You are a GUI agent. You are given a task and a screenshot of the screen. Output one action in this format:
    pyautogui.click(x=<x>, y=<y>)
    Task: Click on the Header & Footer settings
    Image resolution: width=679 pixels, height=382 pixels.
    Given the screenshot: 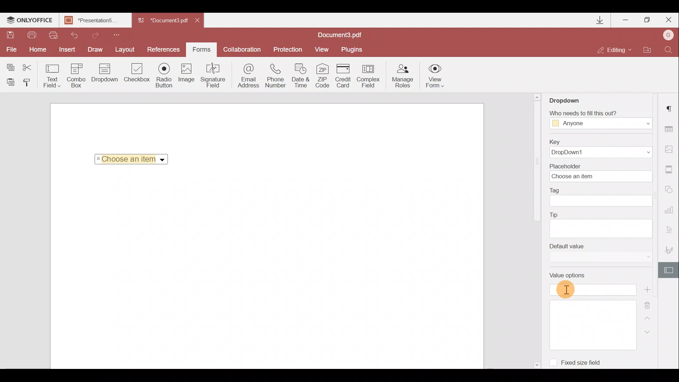 What is the action you would take?
    pyautogui.click(x=671, y=171)
    